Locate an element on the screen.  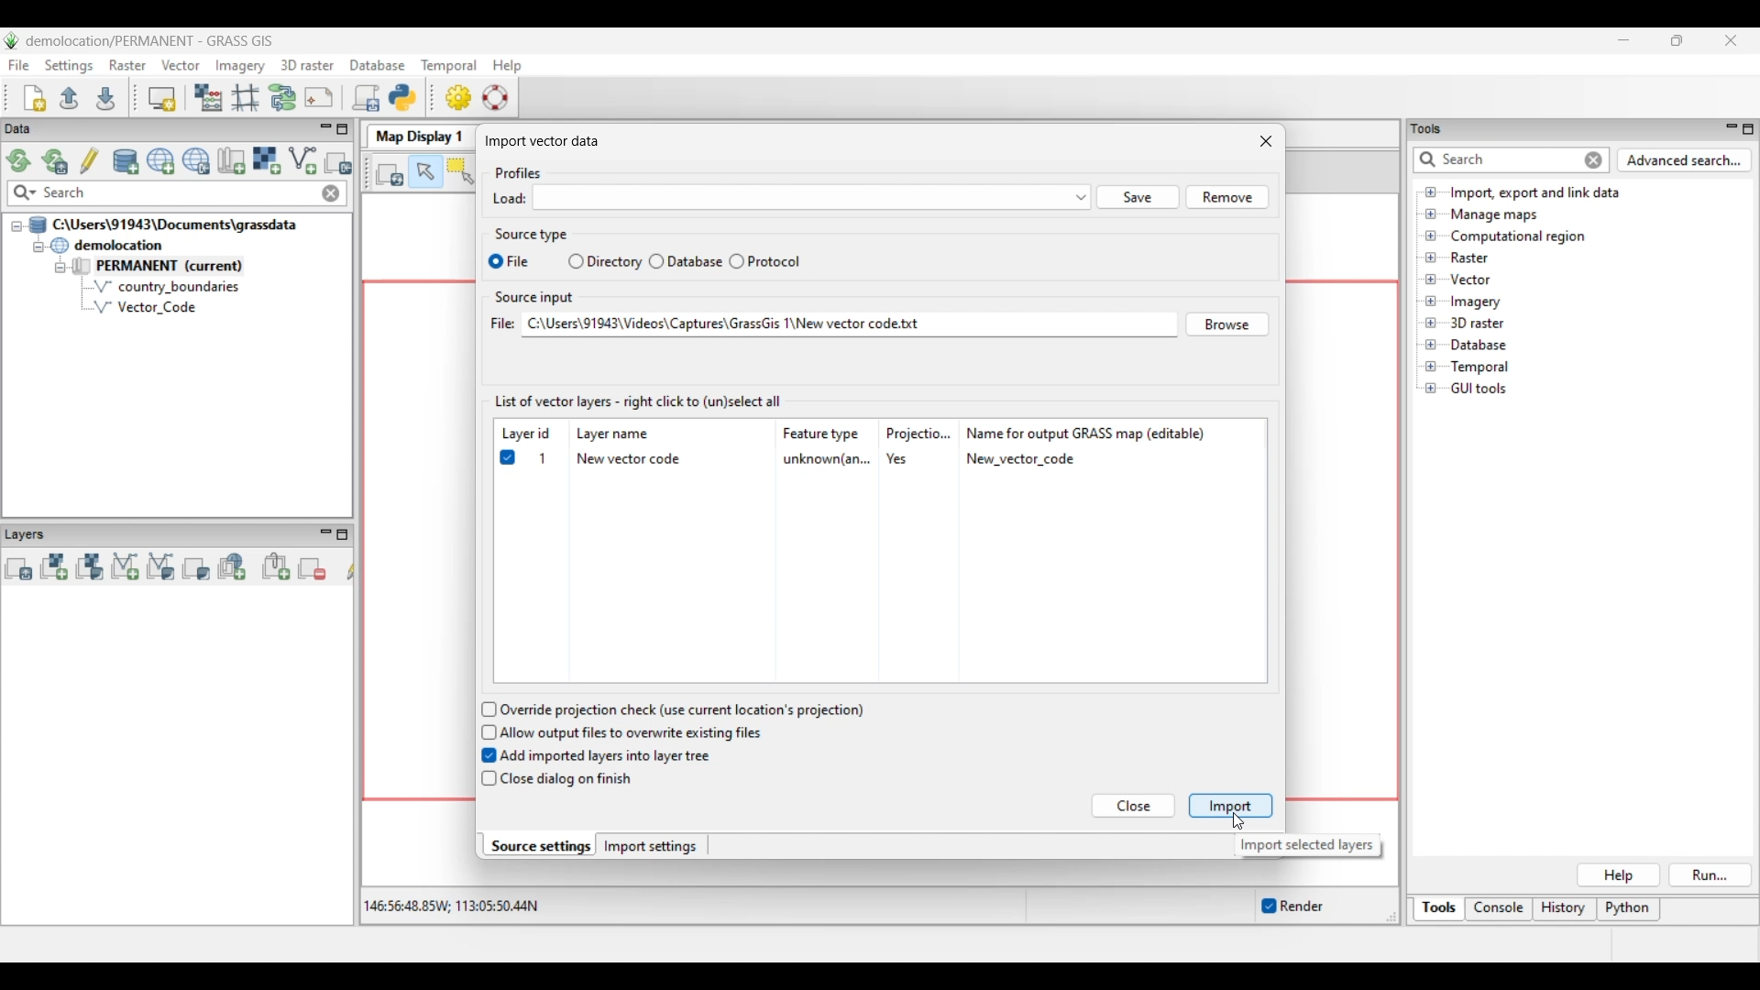
Add imported layers into layer tree is located at coordinates (597, 755).